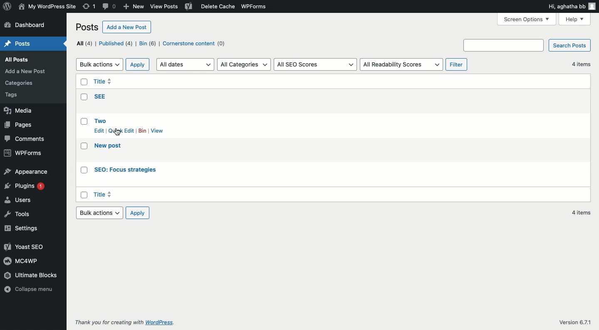 Image resolution: width=599 pixels, height=330 pixels. I want to click on Checkbox, so click(84, 97).